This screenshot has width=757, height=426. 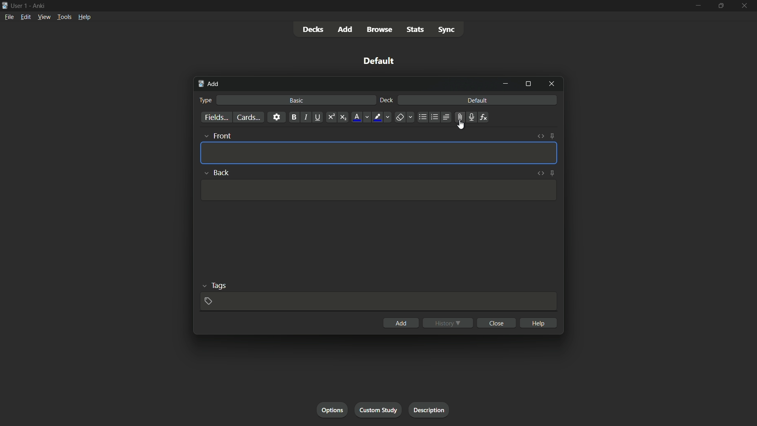 What do you see at coordinates (380, 62) in the screenshot?
I see `deck name` at bounding box center [380, 62].